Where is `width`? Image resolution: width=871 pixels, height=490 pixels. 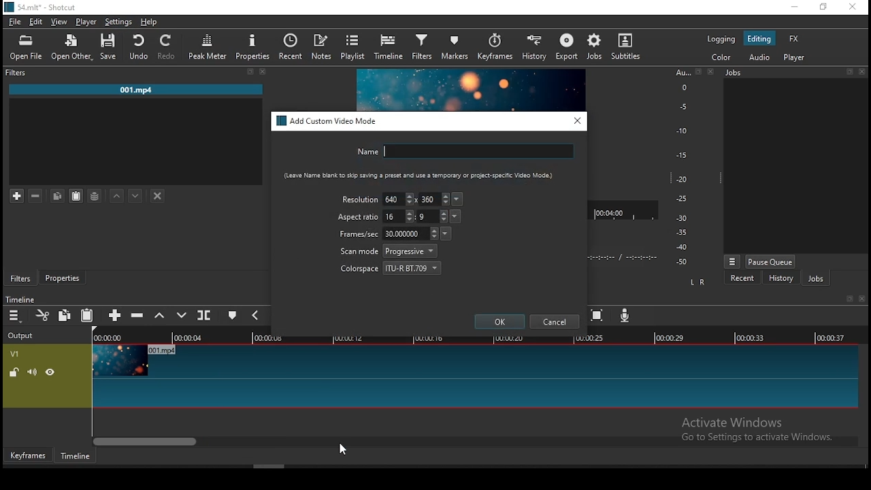 width is located at coordinates (399, 216).